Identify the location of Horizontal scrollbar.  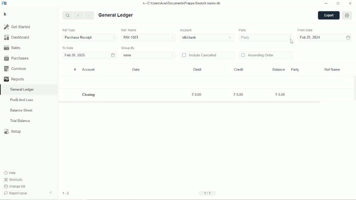
(190, 102).